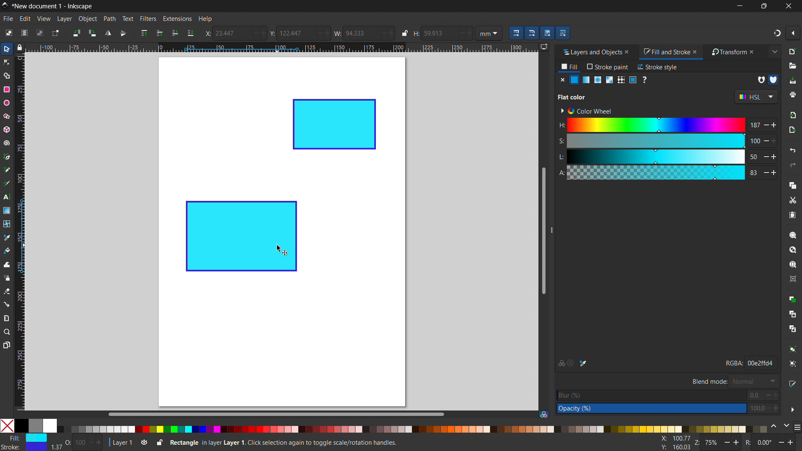 The width and height of the screenshot is (802, 451). What do you see at coordinates (226, 33) in the screenshot?
I see `X: 23.447` at bounding box center [226, 33].